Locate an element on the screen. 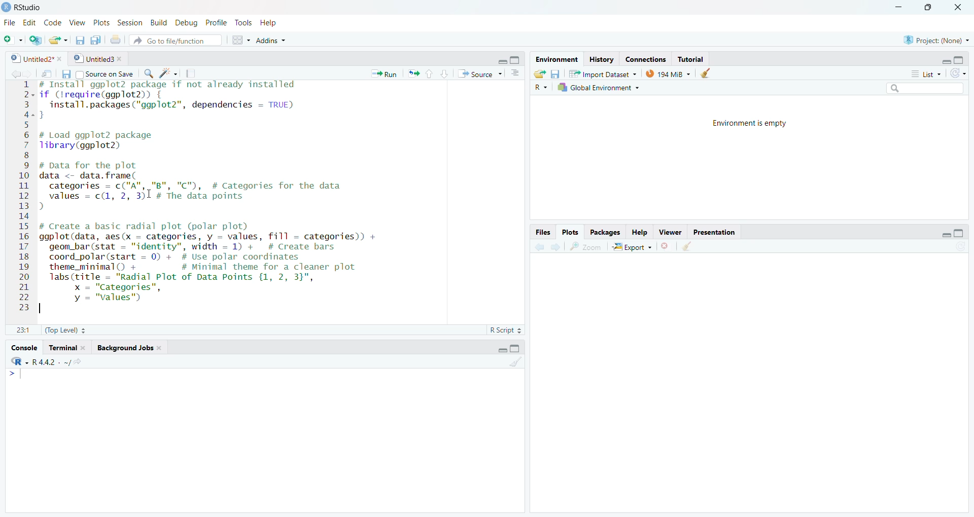 The height and width of the screenshot is (517, 974). Load workspace is located at coordinates (540, 73).